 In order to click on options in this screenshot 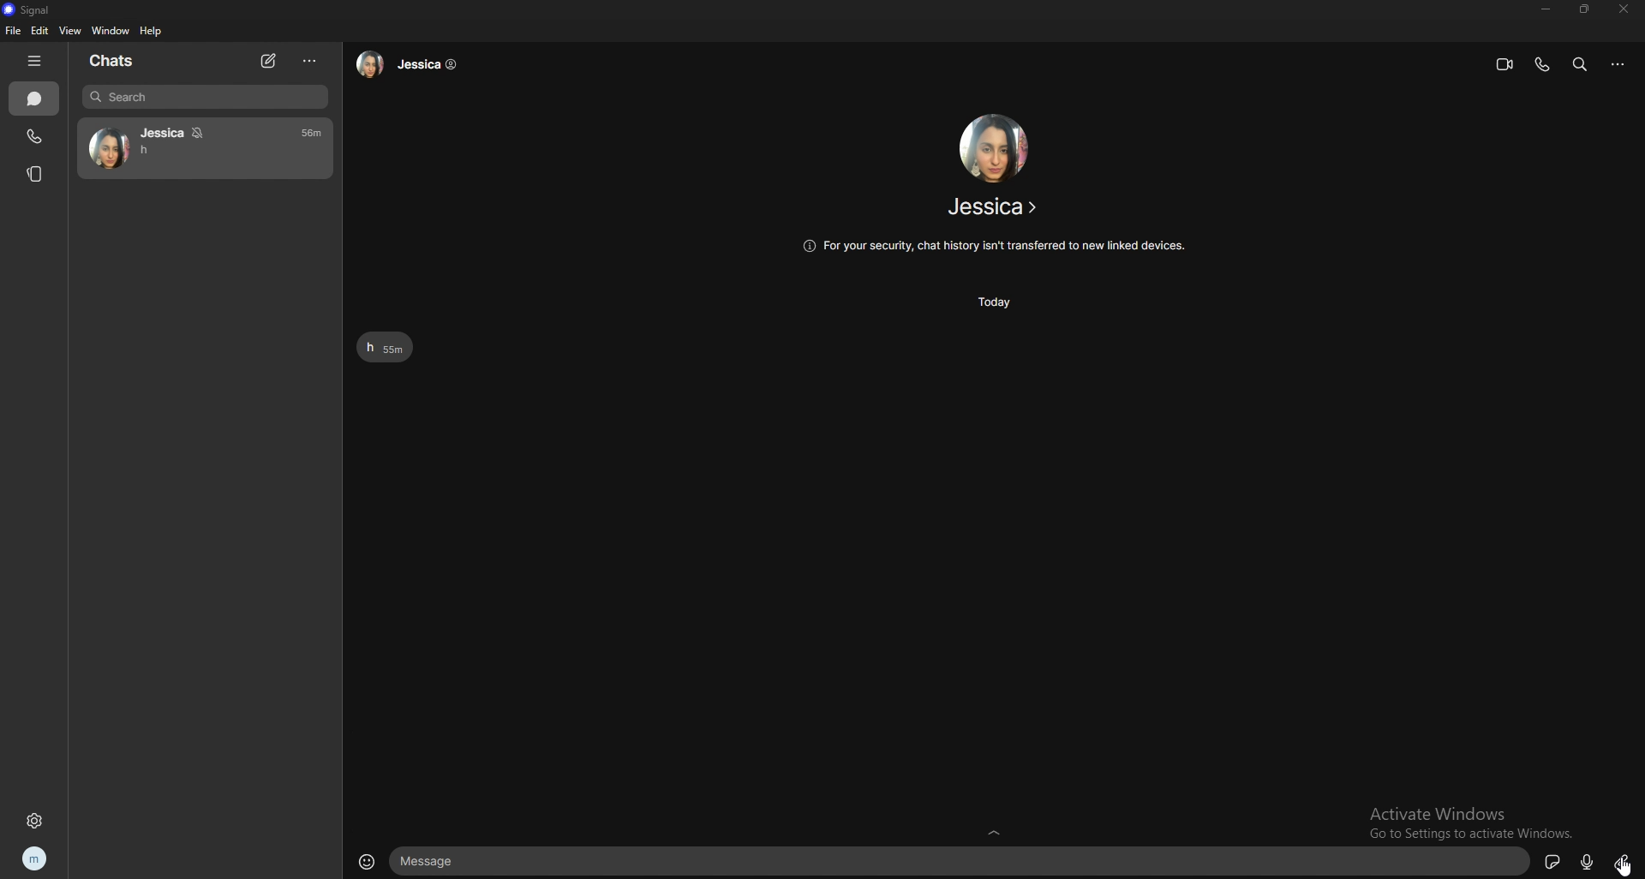, I will do `click(1619, 64)`.